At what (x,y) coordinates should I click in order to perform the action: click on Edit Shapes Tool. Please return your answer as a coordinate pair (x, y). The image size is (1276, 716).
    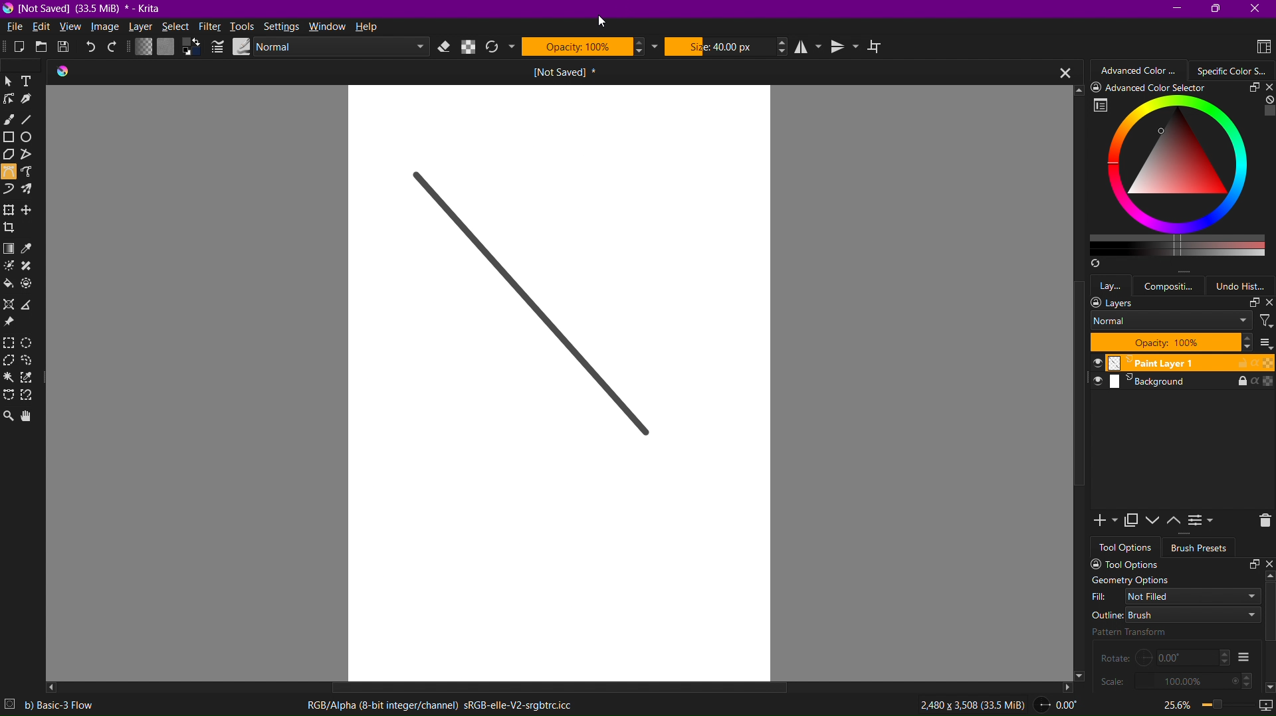
    Looking at the image, I should click on (11, 102).